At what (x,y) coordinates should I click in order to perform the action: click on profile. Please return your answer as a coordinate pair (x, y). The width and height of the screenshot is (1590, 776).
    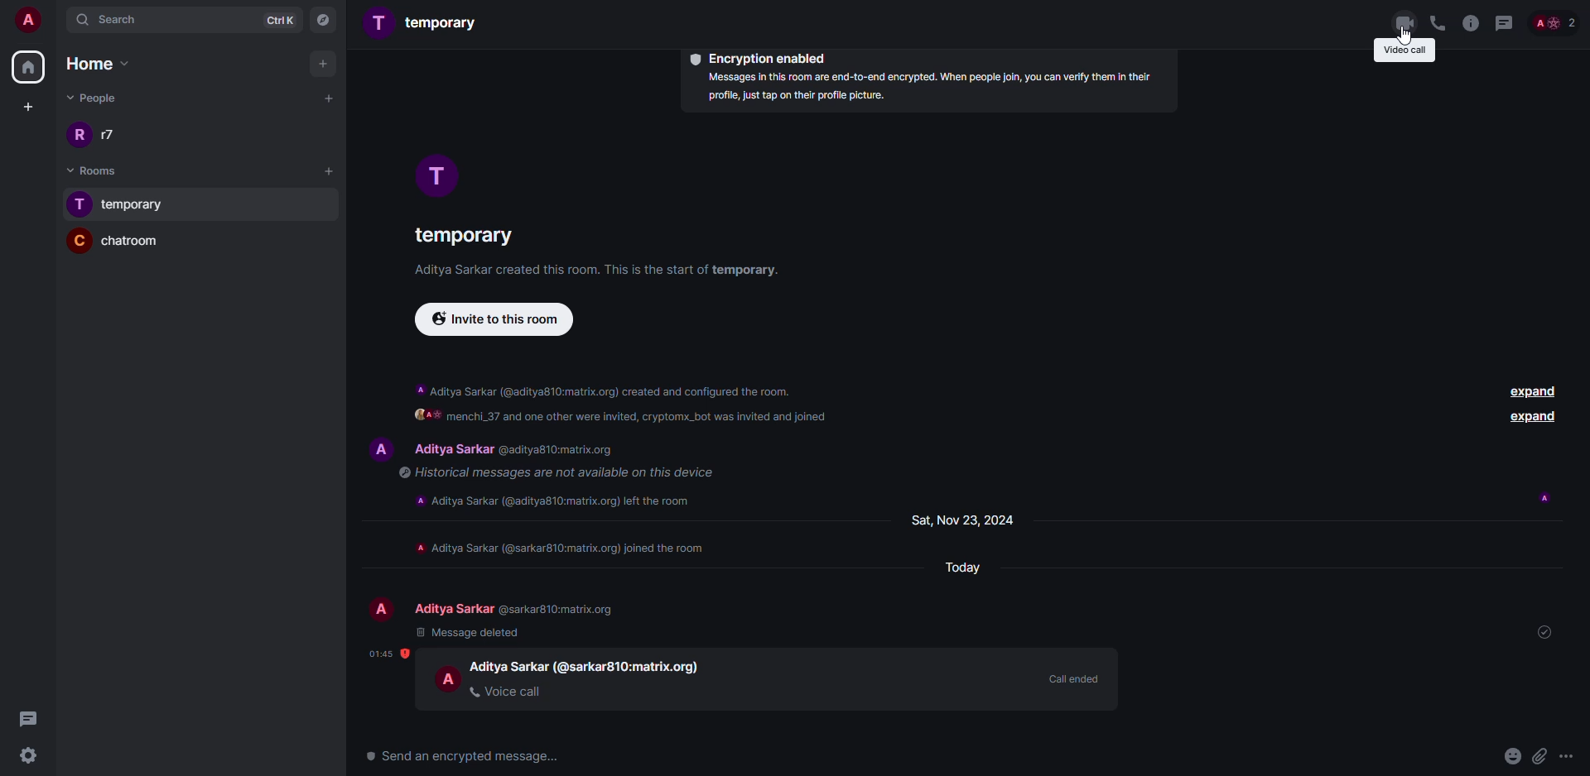
    Looking at the image, I should click on (446, 678).